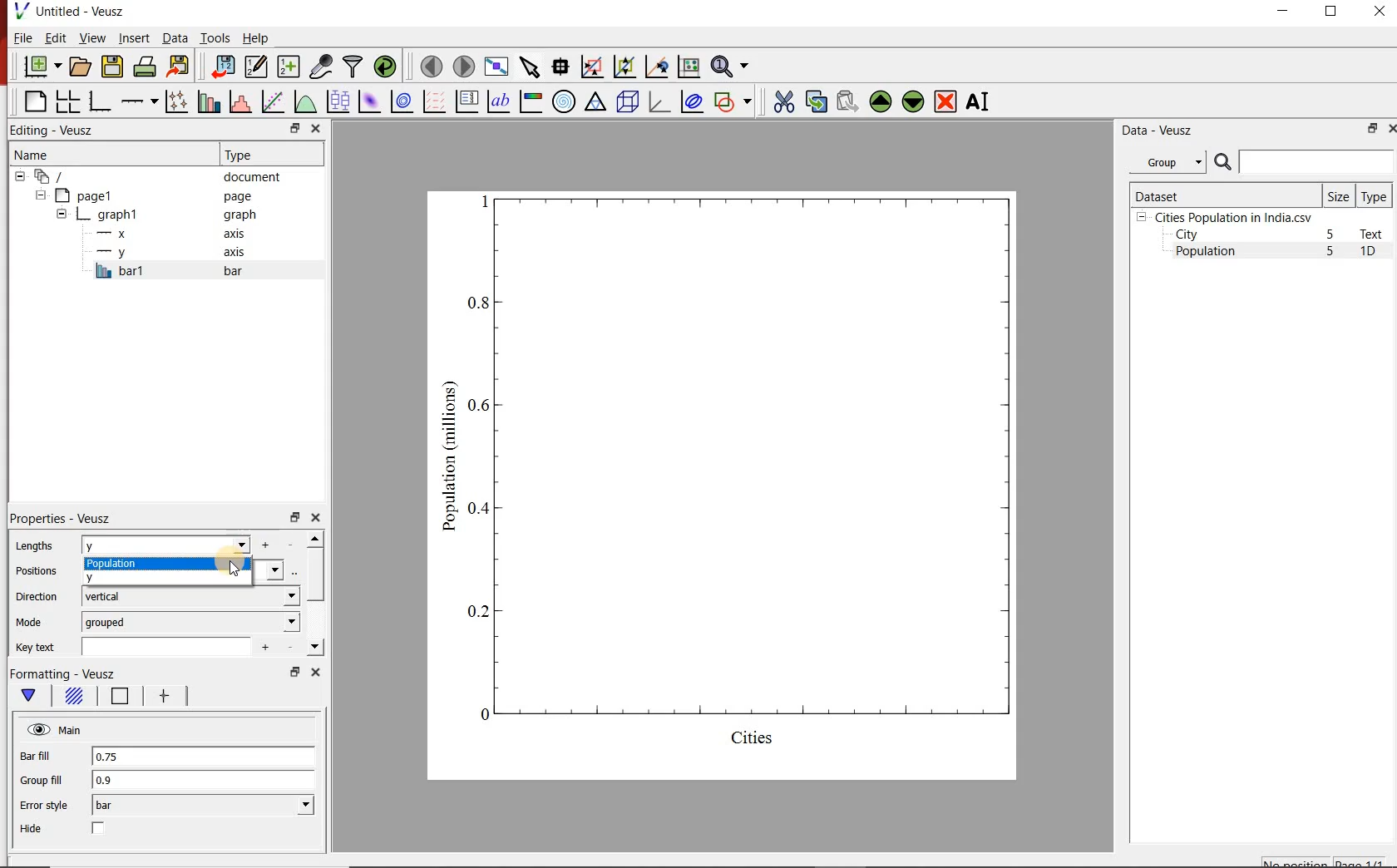 The width and height of the screenshot is (1397, 868). Describe the element at coordinates (1339, 195) in the screenshot. I see `Size` at that location.